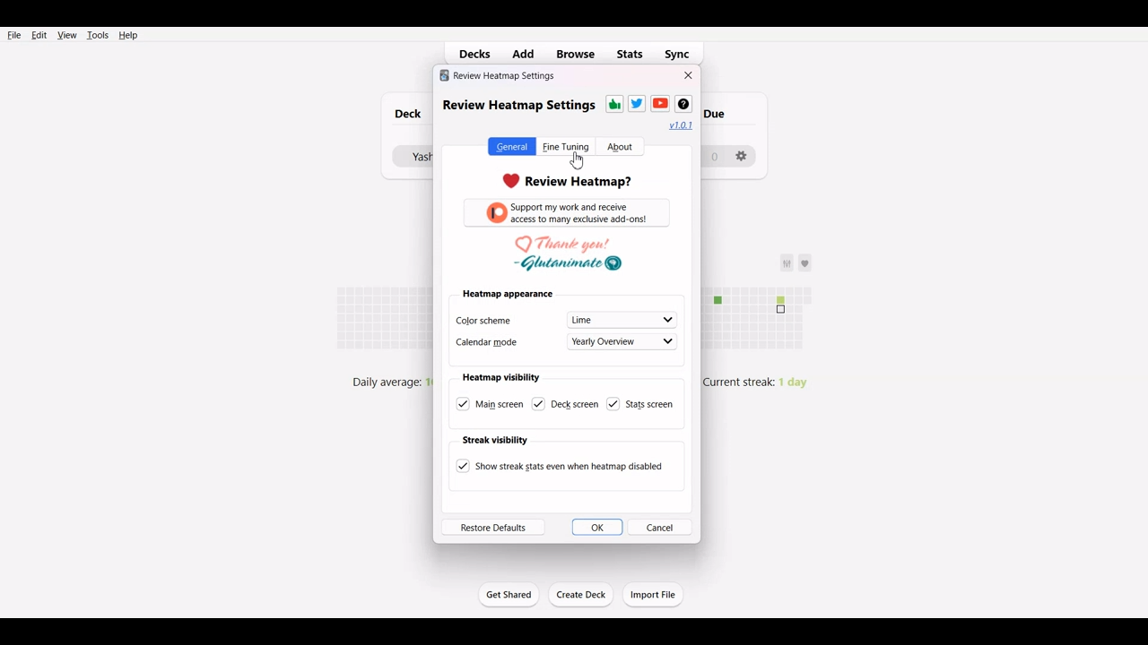  I want to click on line, so click(622, 318).